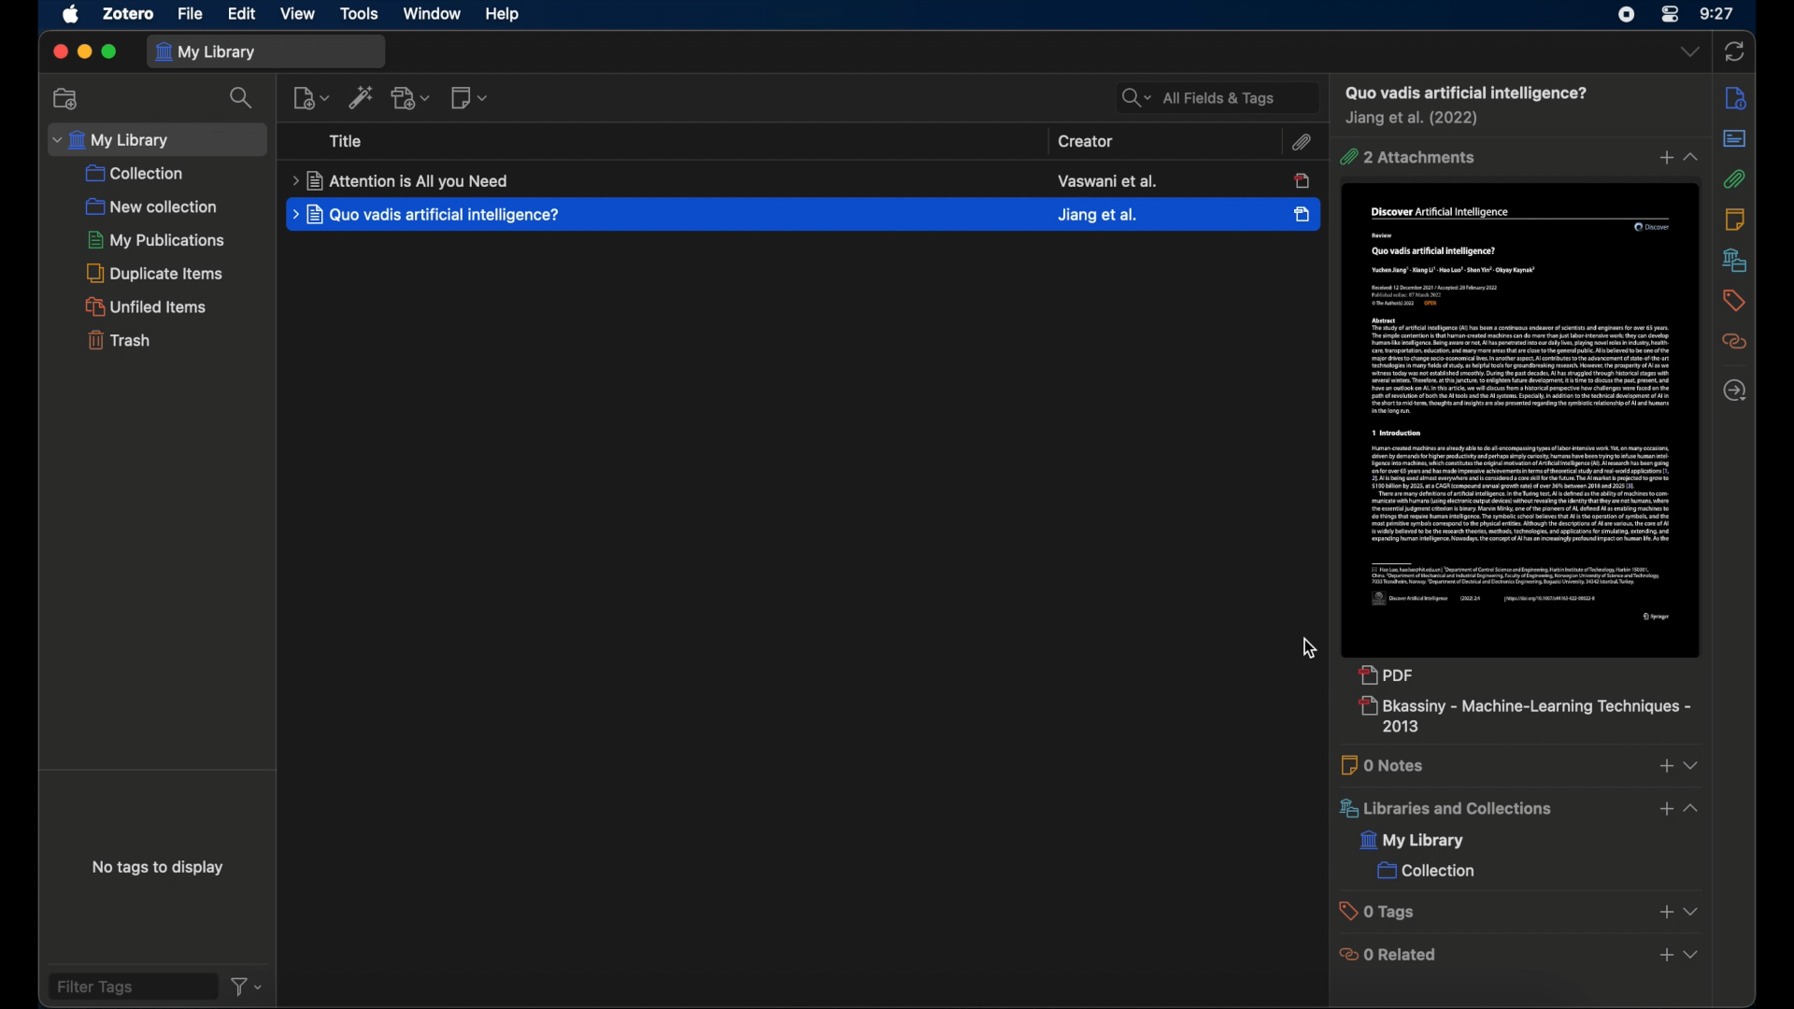  I want to click on time, so click(1717, 13).